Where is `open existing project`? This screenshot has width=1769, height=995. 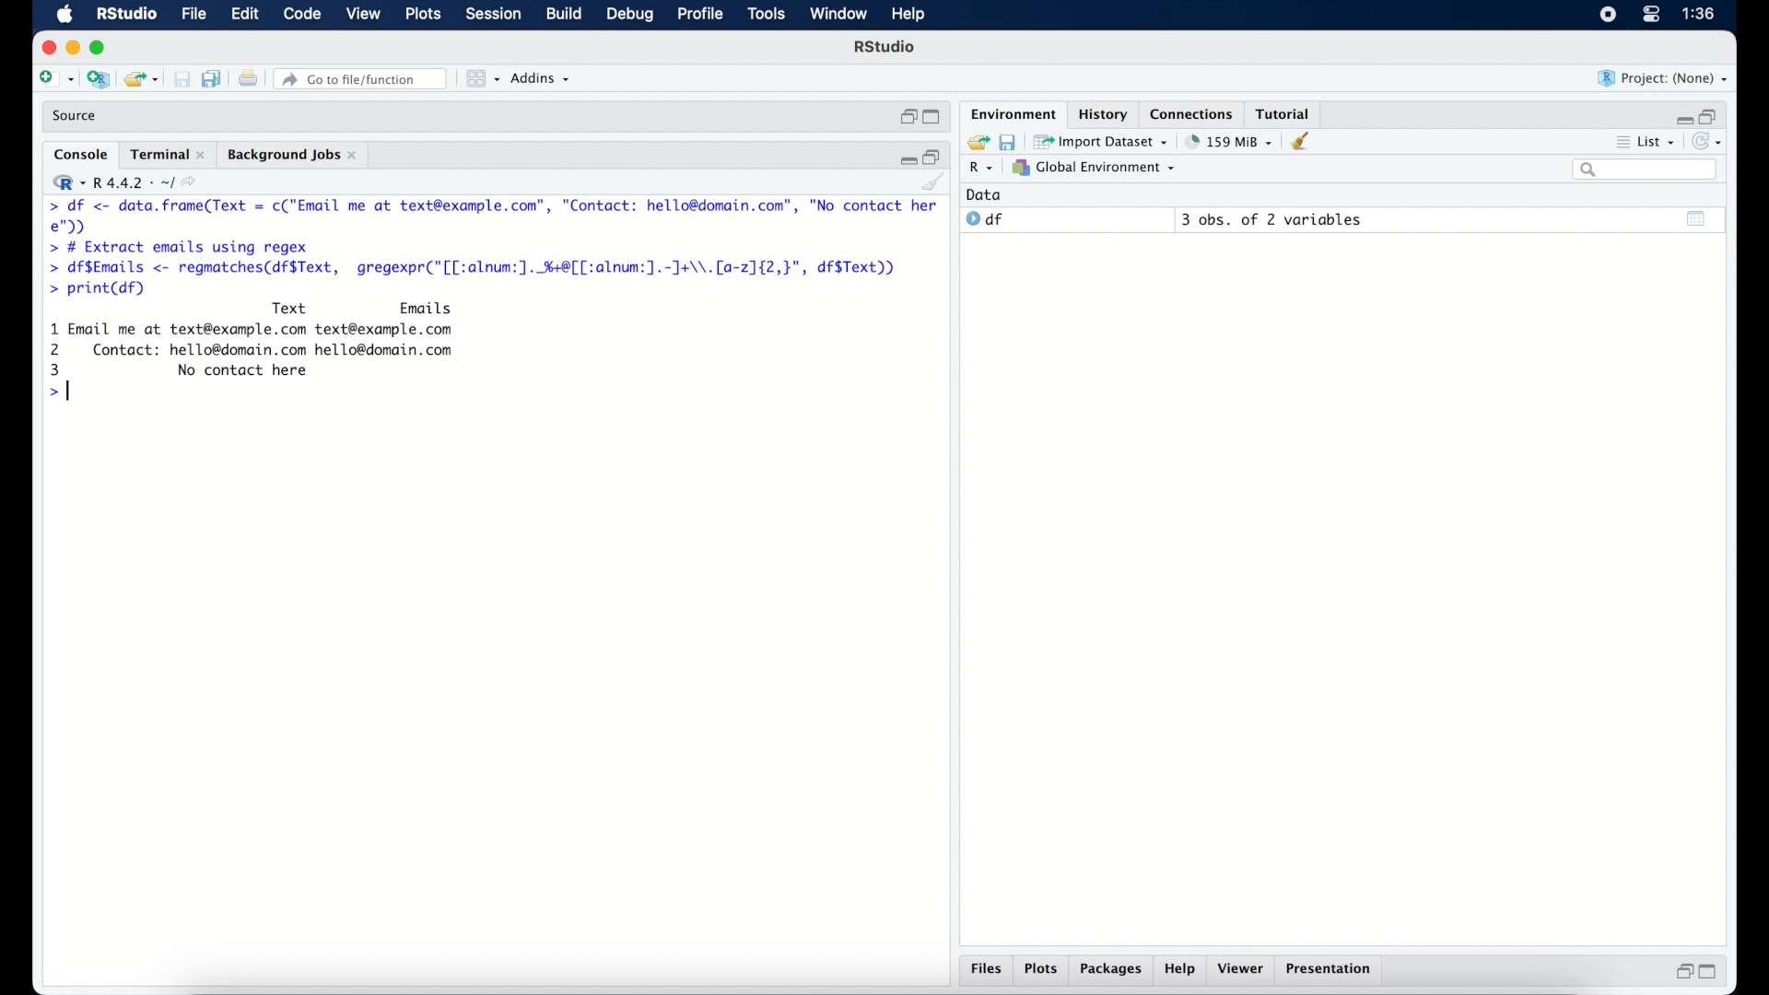
open existing project is located at coordinates (140, 78).